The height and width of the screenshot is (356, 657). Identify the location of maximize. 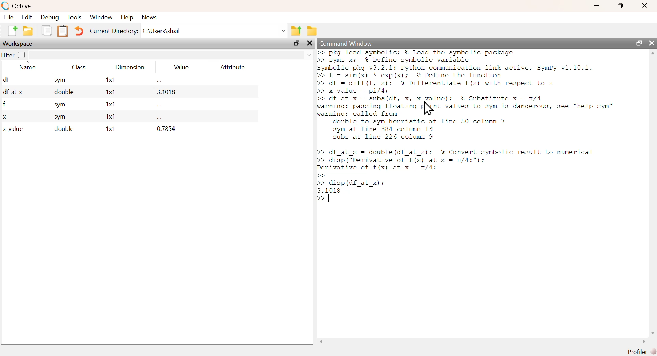
(639, 42).